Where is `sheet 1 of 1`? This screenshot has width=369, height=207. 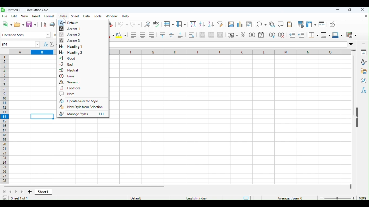 sheet 1 of 1 is located at coordinates (18, 198).